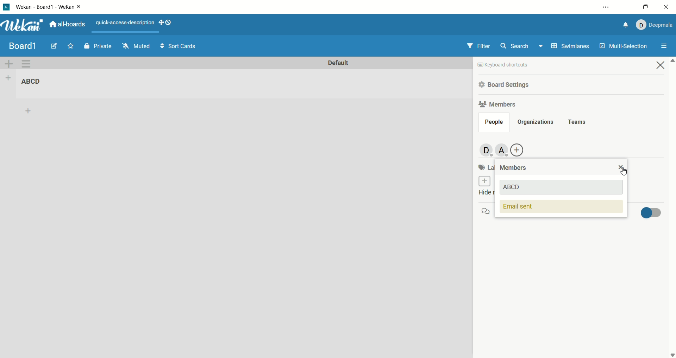 This screenshot has width=676, height=358. What do you see at coordinates (70, 45) in the screenshot?
I see `favorite` at bounding box center [70, 45].